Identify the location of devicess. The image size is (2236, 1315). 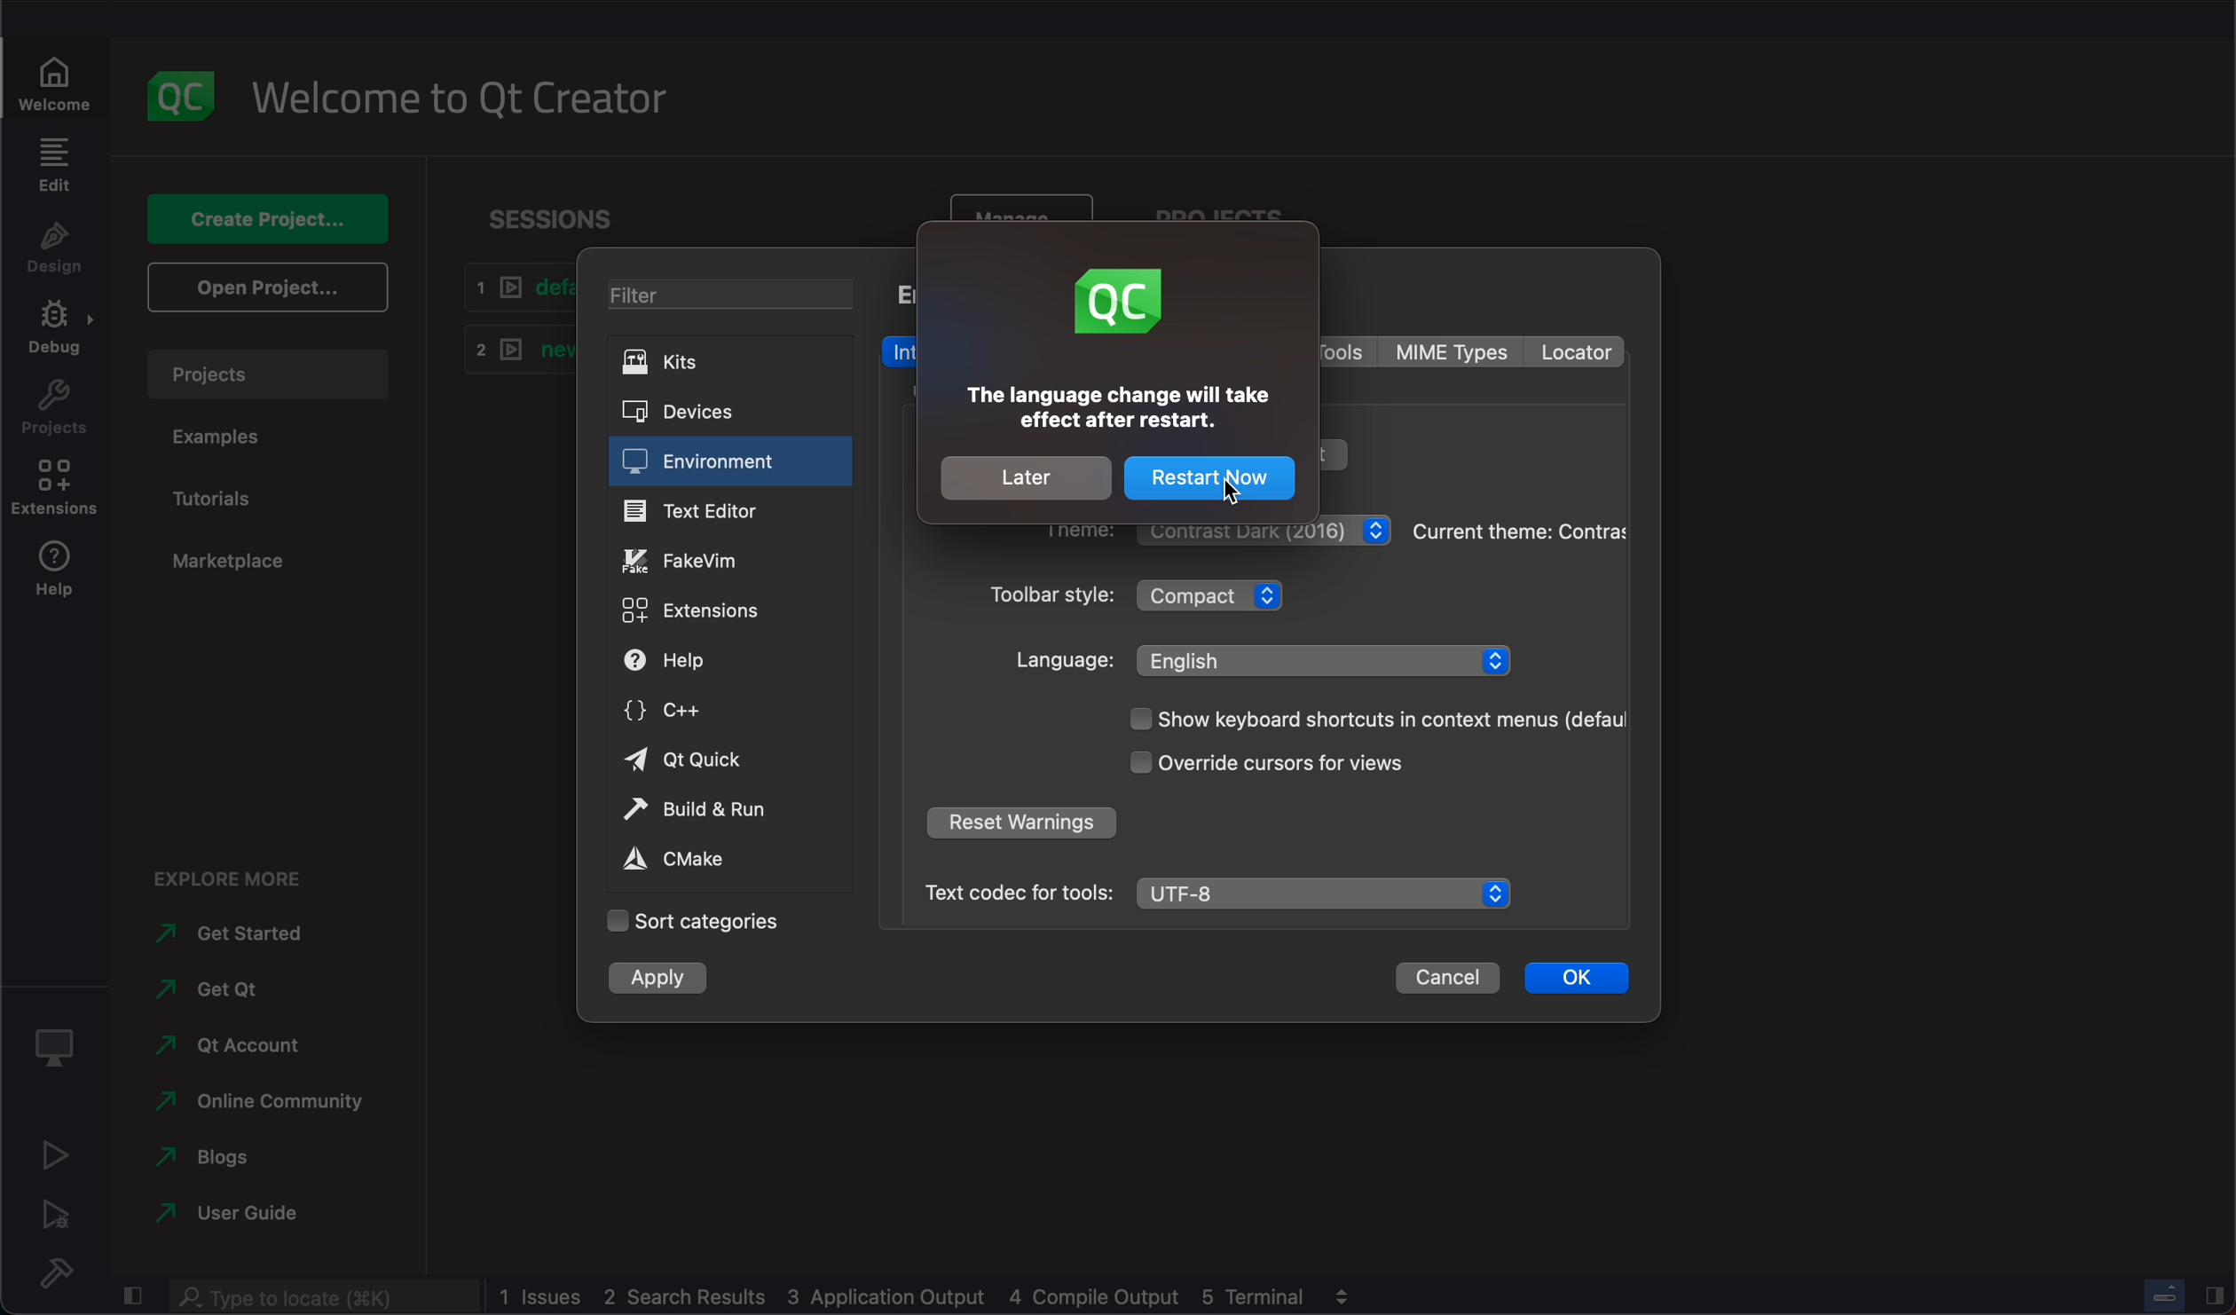
(725, 410).